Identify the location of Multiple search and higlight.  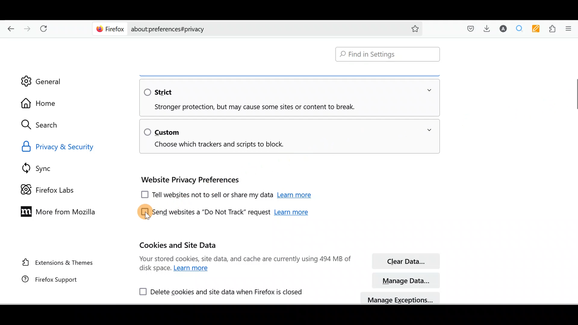
(517, 28).